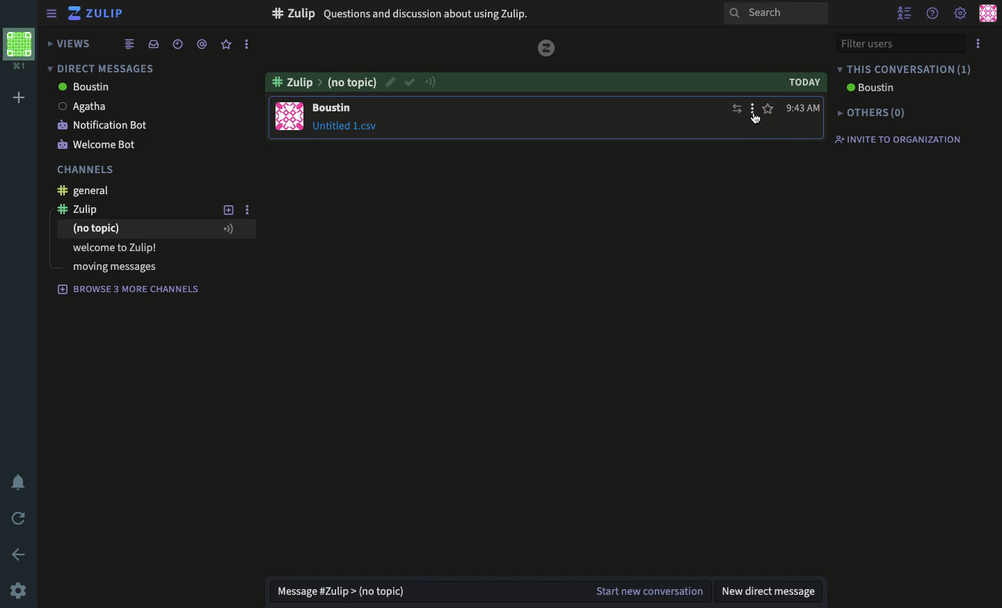 Image resolution: width=1002 pixels, height=608 pixels. Describe the element at coordinates (390, 81) in the screenshot. I see `edit` at that location.